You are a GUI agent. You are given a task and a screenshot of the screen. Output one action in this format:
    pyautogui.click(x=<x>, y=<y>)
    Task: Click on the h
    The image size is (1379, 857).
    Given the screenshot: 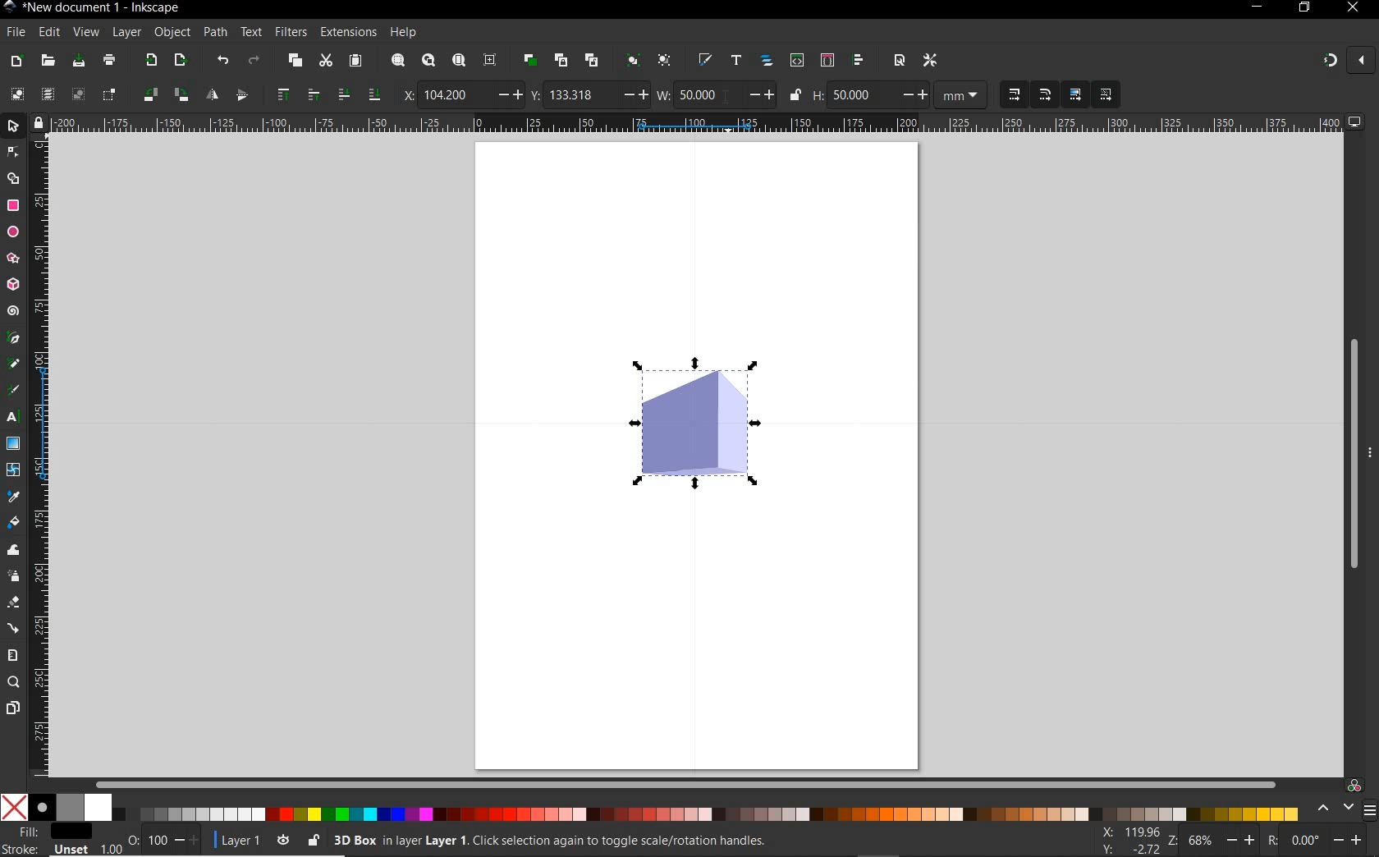 What is the action you would take?
    pyautogui.click(x=818, y=95)
    